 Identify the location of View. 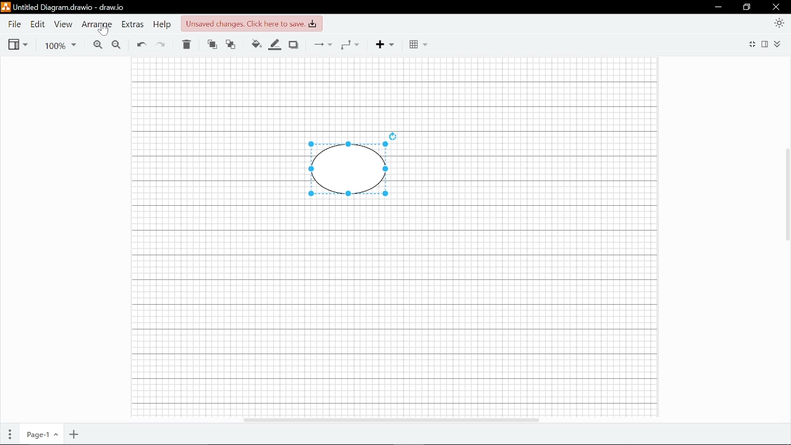
(63, 25).